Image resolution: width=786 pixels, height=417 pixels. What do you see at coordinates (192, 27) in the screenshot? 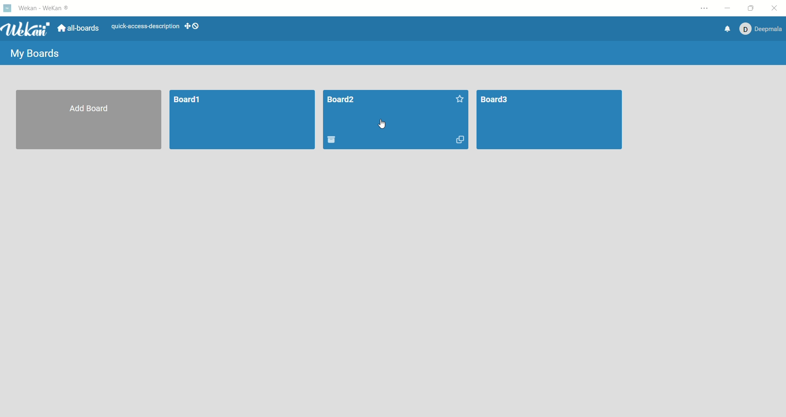
I see `SHOW-DESKTOP-DRAG-HANDLES` at bounding box center [192, 27].